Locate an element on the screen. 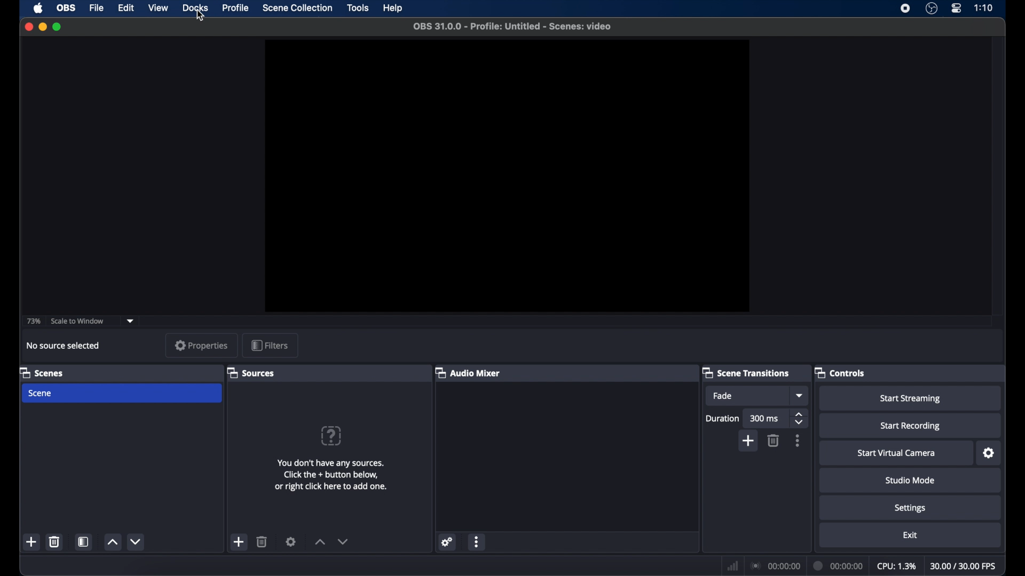 The height and width of the screenshot is (576, 1025). add is located at coordinates (238, 541).